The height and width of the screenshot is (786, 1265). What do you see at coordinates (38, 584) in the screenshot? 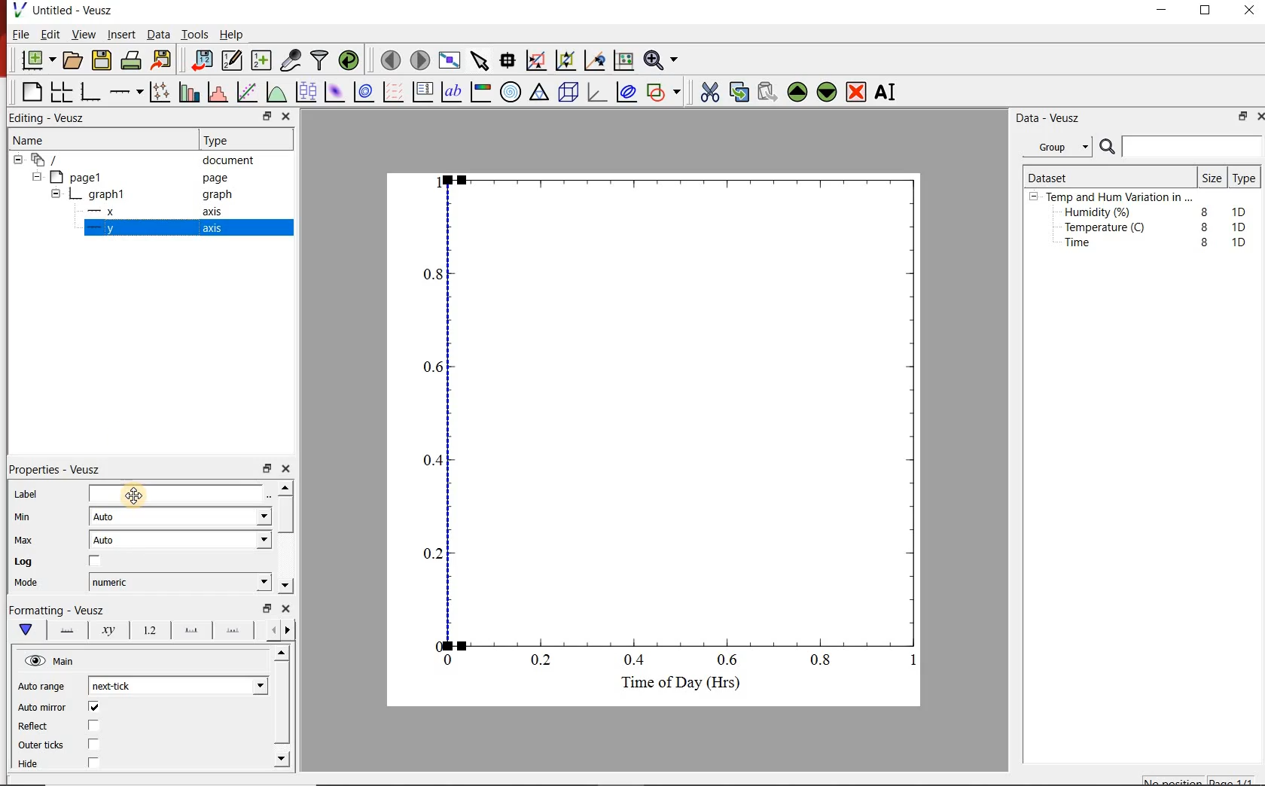
I see `Mode` at bounding box center [38, 584].